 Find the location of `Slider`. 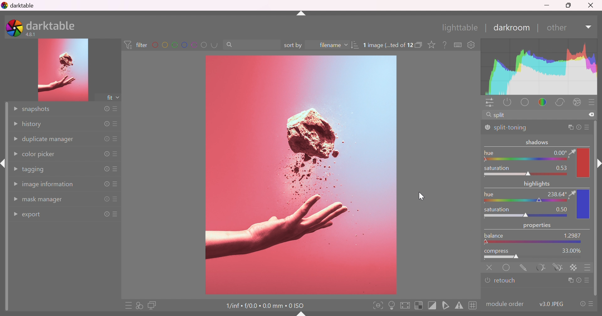

Slider is located at coordinates (528, 160).